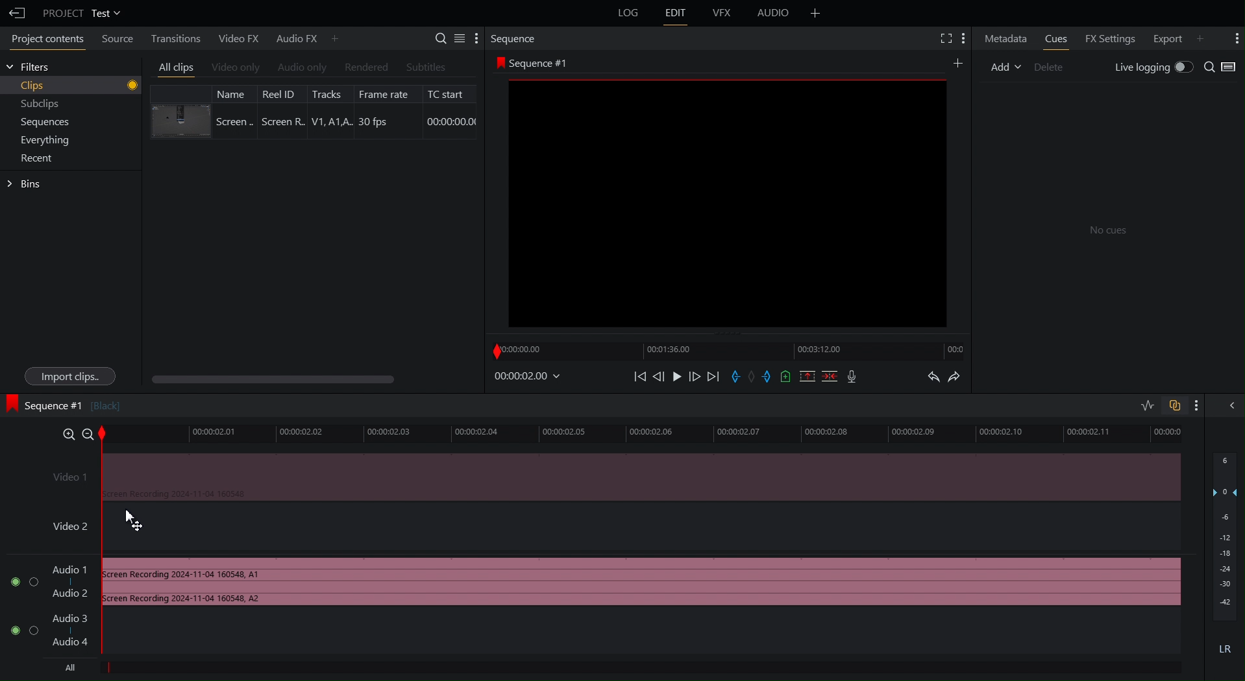 The image size is (1245, 681). I want to click on Video Track 1 Disabled, so click(604, 483).